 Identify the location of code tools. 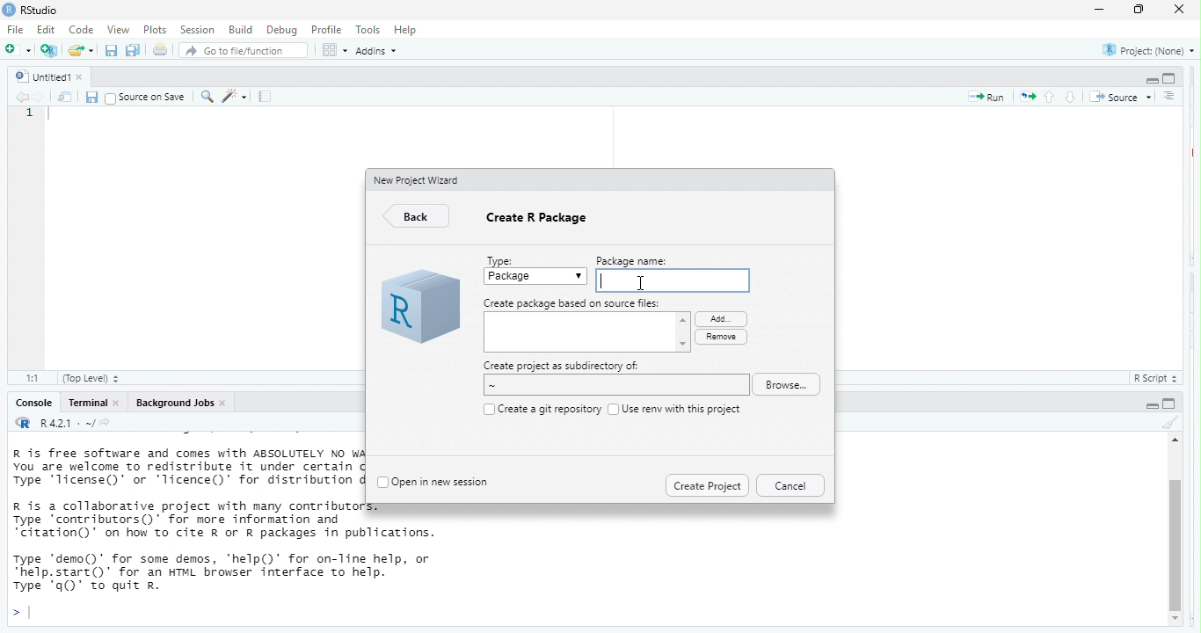
(237, 97).